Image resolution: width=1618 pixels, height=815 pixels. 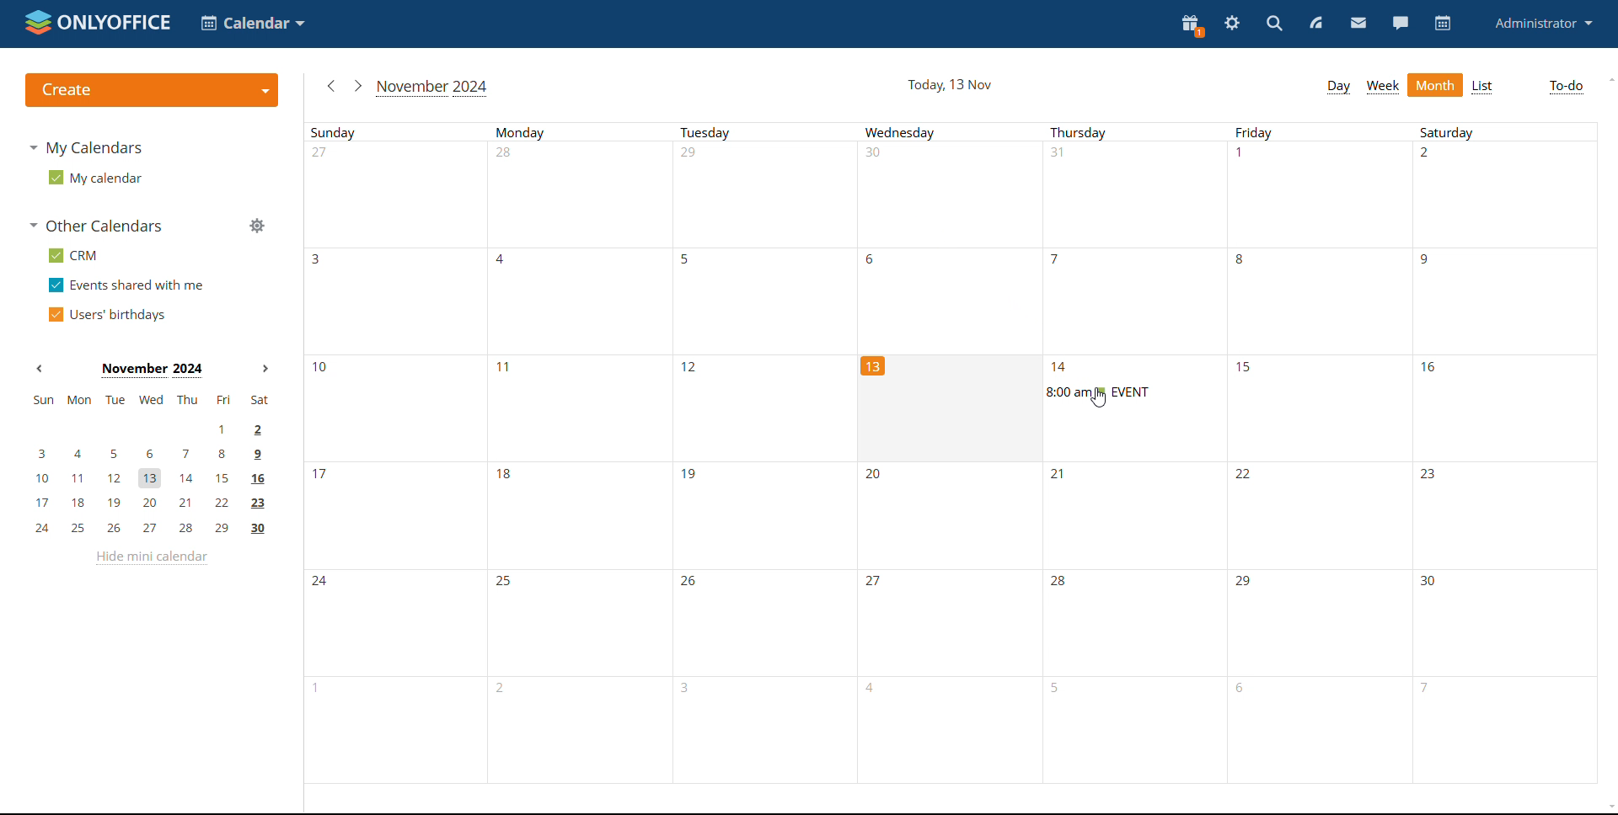 What do you see at coordinates (98, 226) in the screenshot?
I see `other calendars` at bounding box center [98, 226].